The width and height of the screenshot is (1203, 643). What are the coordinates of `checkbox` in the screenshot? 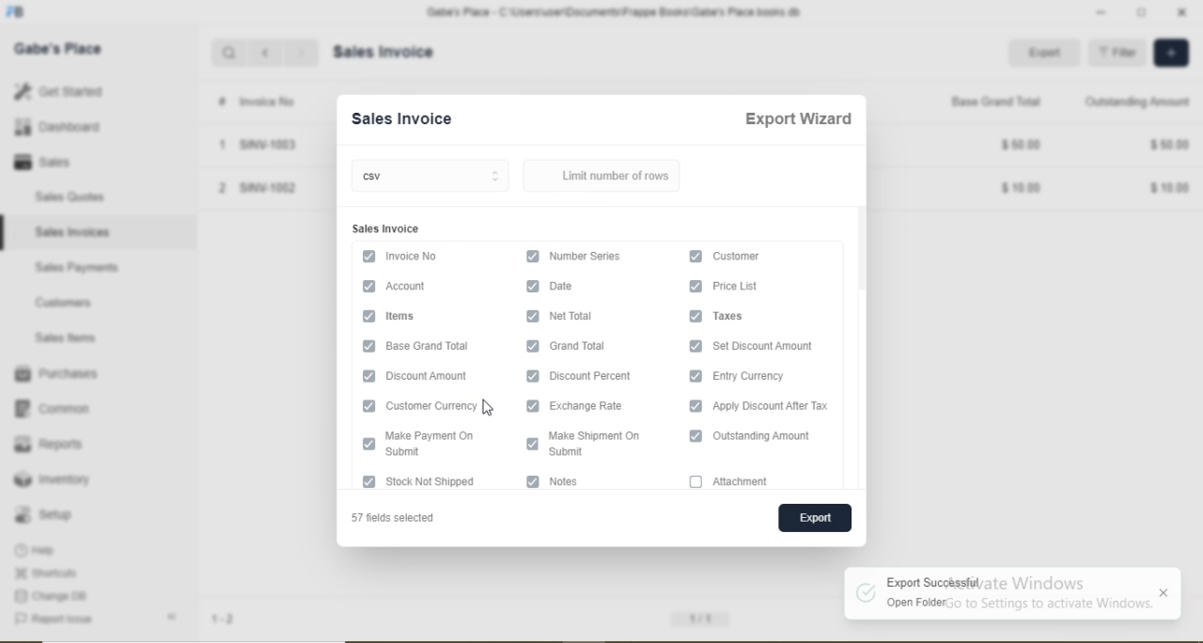 It's located at (694, 345).